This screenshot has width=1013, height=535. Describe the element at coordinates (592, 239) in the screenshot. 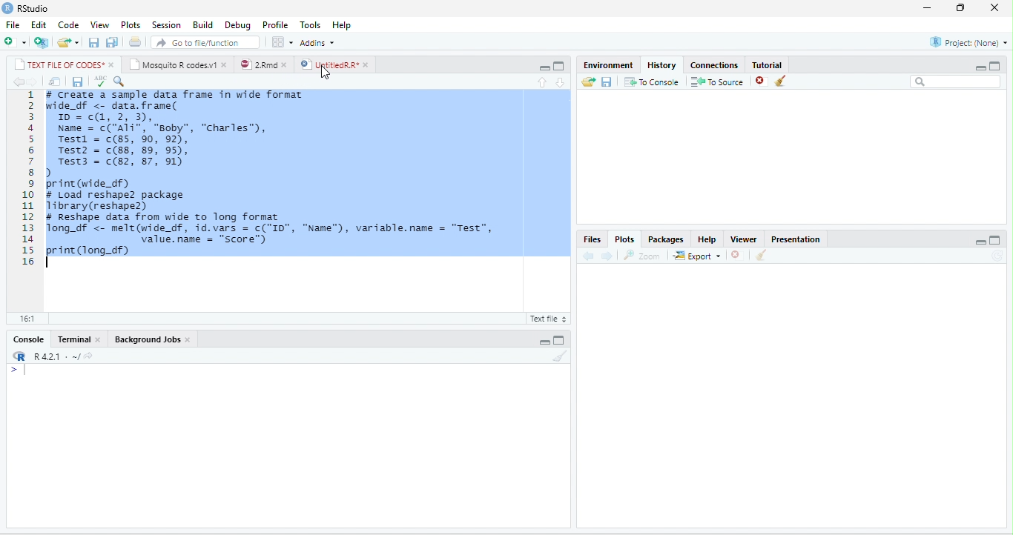

I see `Files` at that location.